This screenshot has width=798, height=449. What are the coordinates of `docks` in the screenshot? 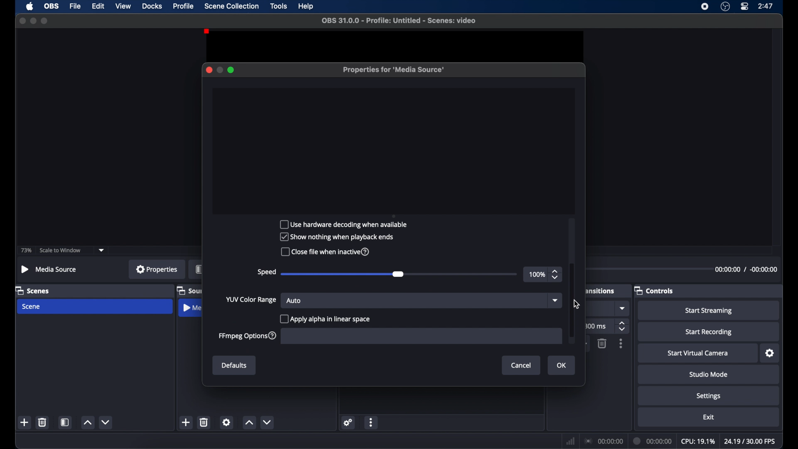 It's located at (152, 6).